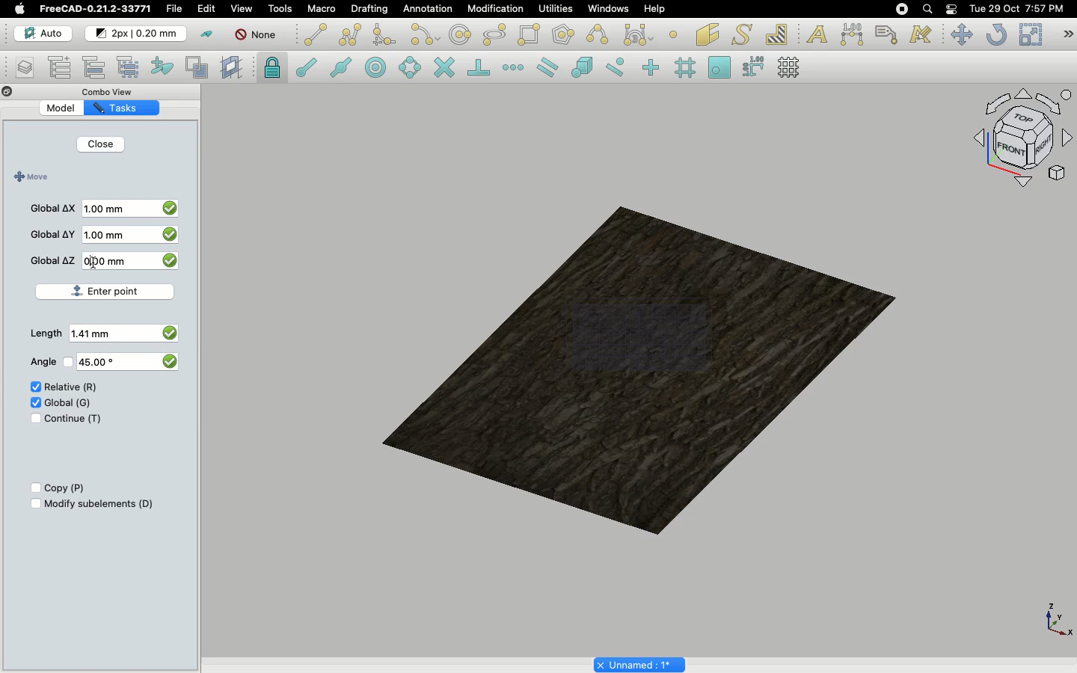 The width and height of the screenshot is (1077, 673). What do you see at coordinates (495, 35) in the screenshot?
I see `polygon` at bounding box center [495, 35].